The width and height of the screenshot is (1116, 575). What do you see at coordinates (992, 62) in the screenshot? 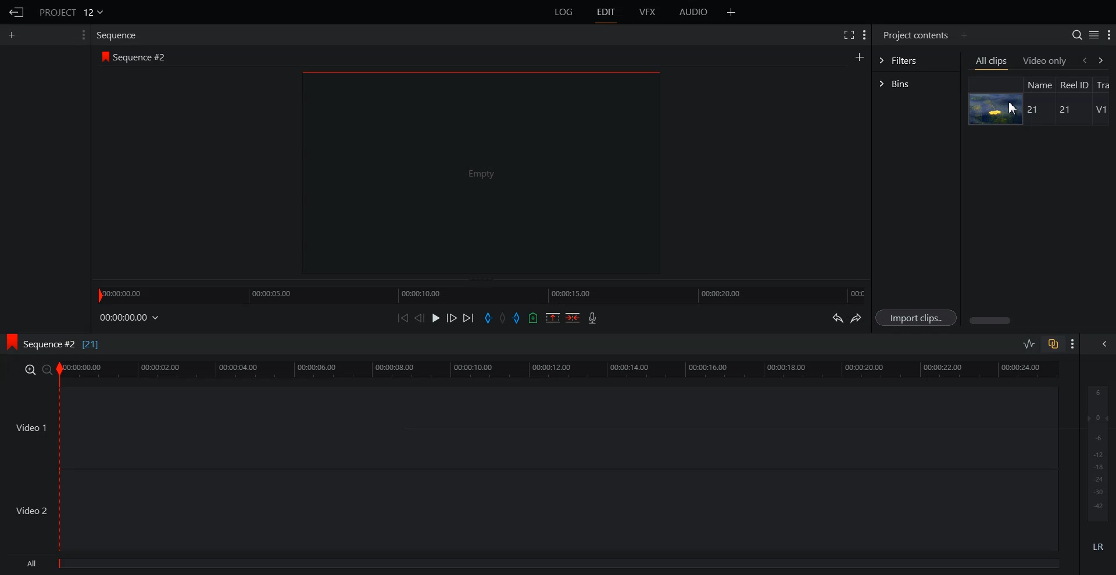
I see `All clips` at bounding box center [992, 62].